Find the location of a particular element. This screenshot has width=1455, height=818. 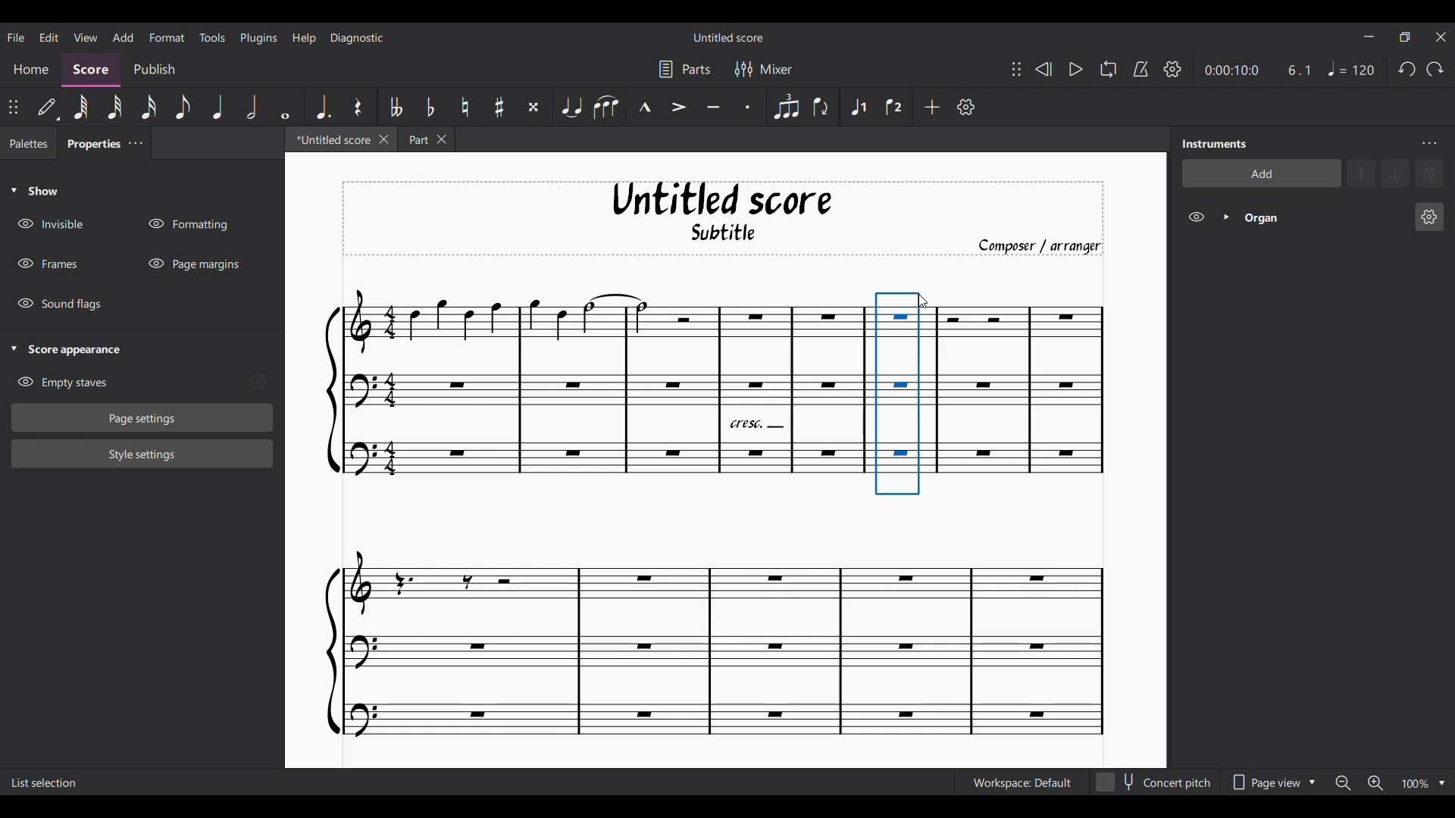

Toggle flat is located at coordinates (429, 106).